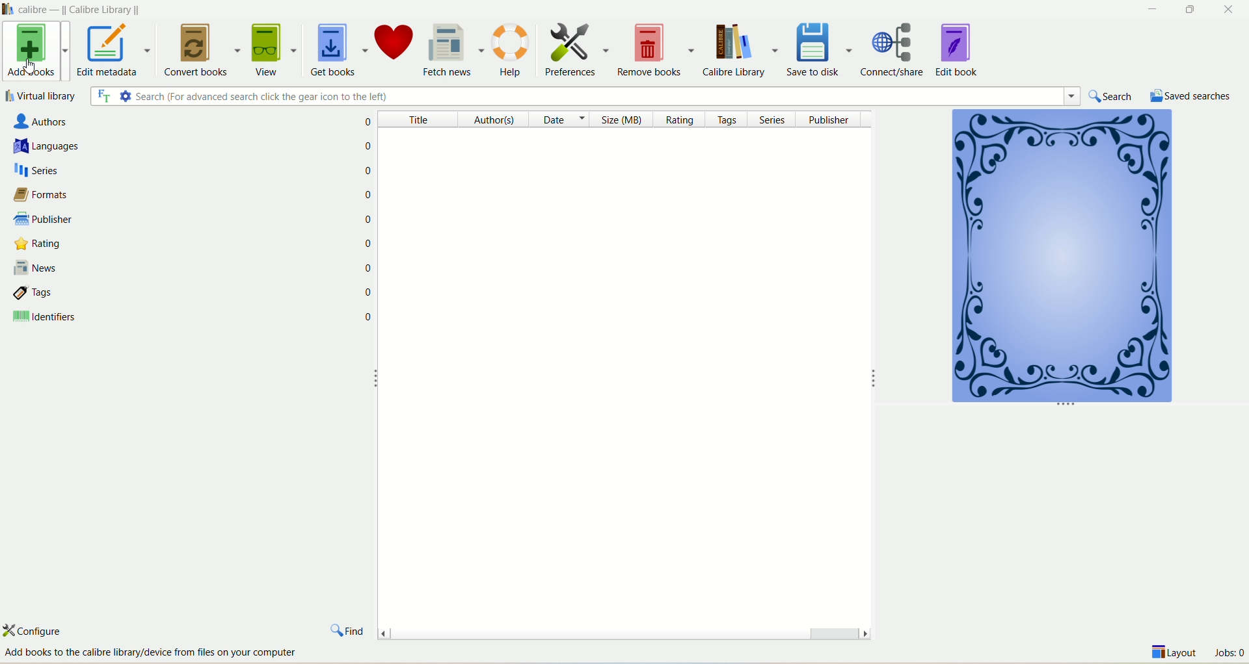  I want to click on donate, so click(396, 47).